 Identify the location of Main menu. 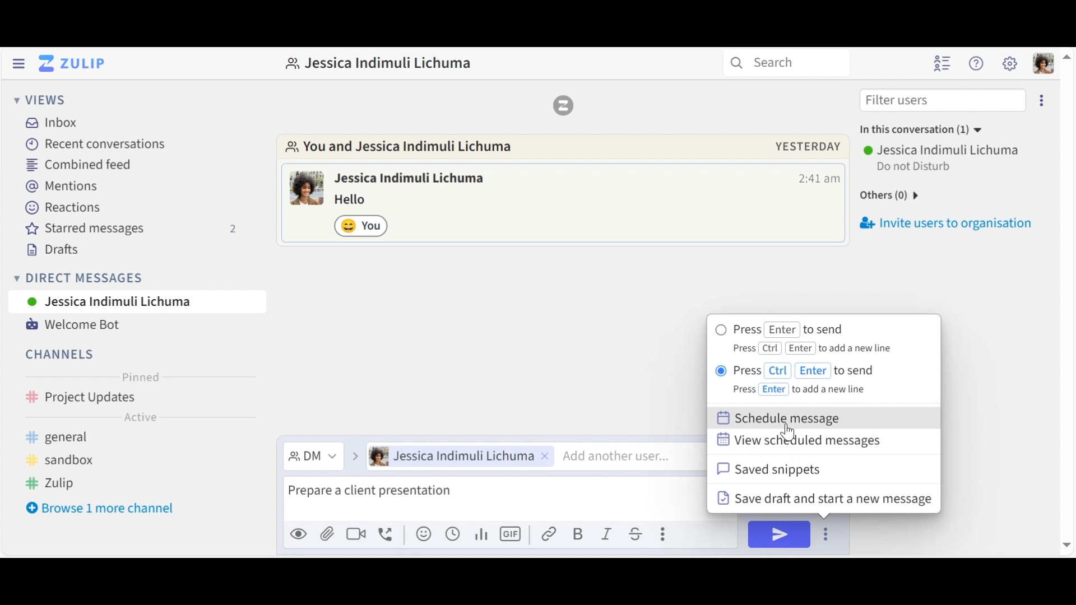
(1010, 63).